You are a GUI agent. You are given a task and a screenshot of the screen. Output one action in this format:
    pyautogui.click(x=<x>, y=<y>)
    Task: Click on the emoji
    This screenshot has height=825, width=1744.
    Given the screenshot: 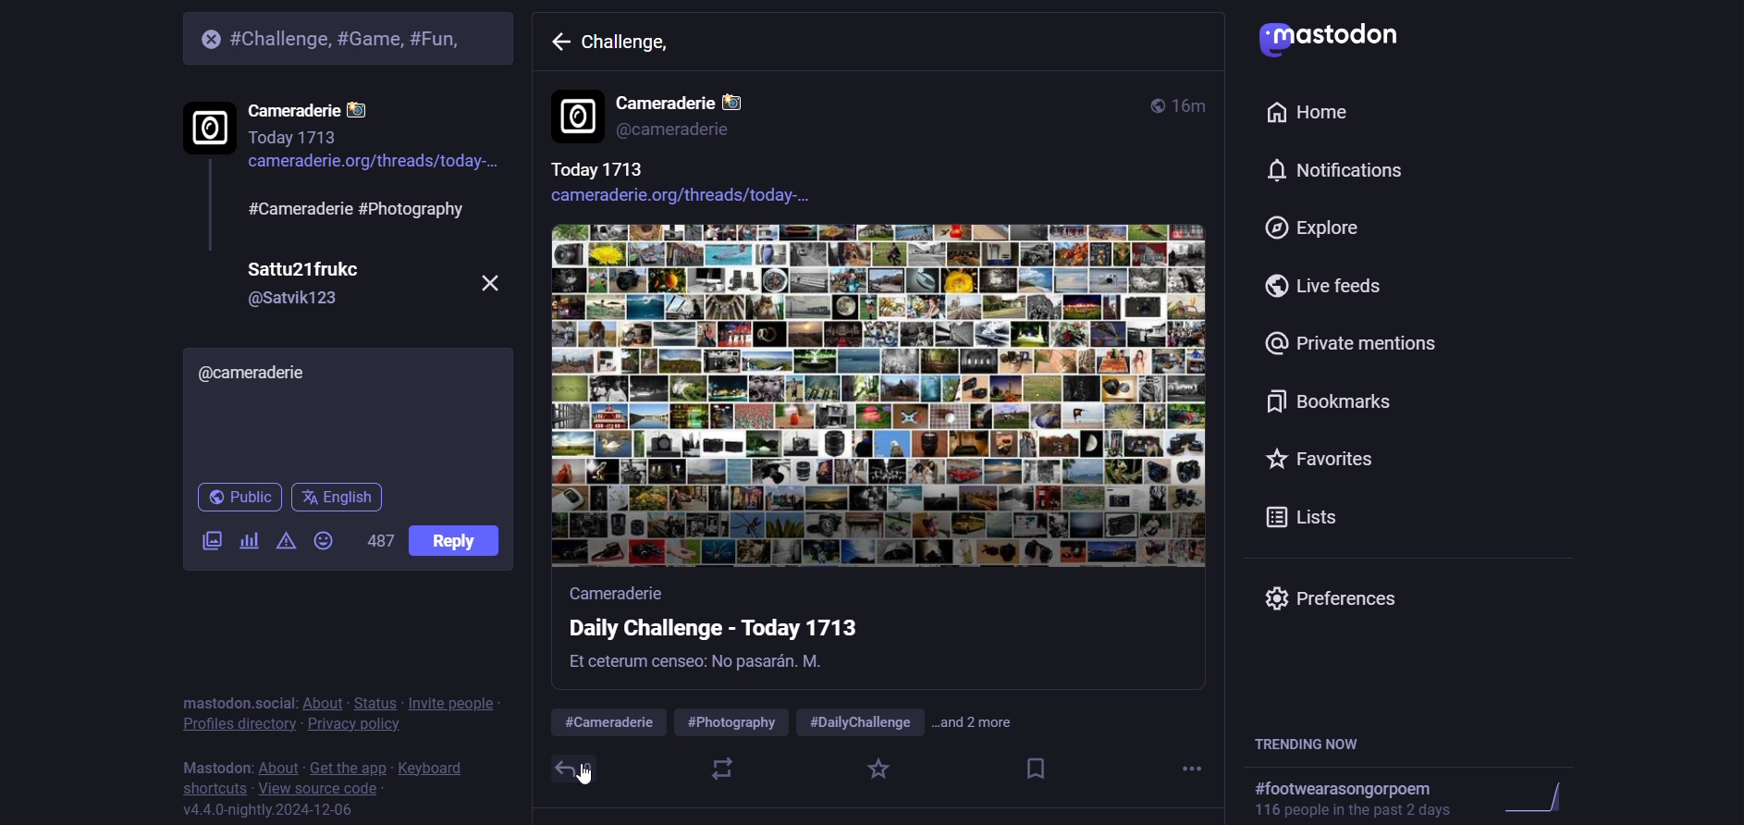 What is the action you would take?
    pyautogui.click(x=327, y=538)
    